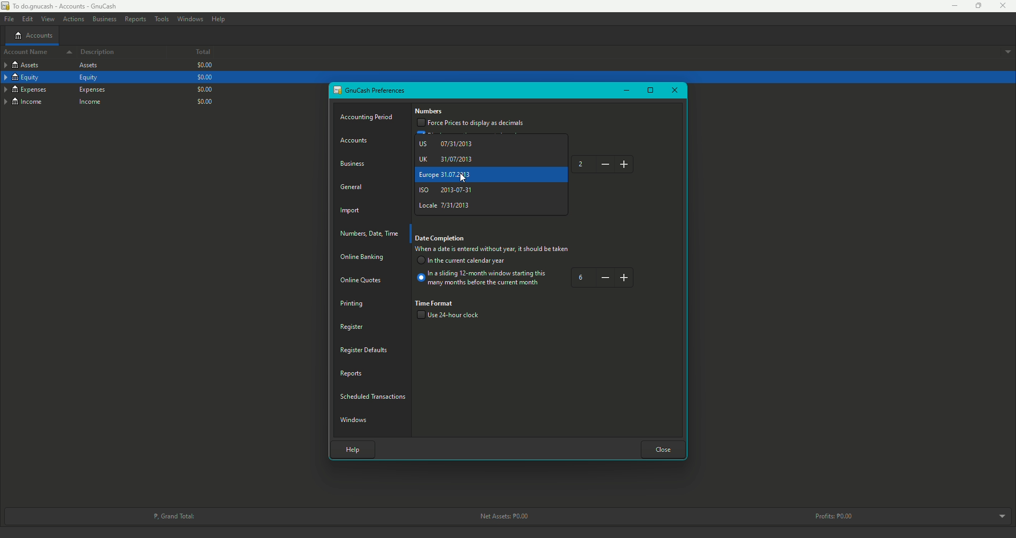 This screenshot has height=538, width=1016. Describe the element at coordinates (135, 19) in the screenshot. I see `Reports` at that location.